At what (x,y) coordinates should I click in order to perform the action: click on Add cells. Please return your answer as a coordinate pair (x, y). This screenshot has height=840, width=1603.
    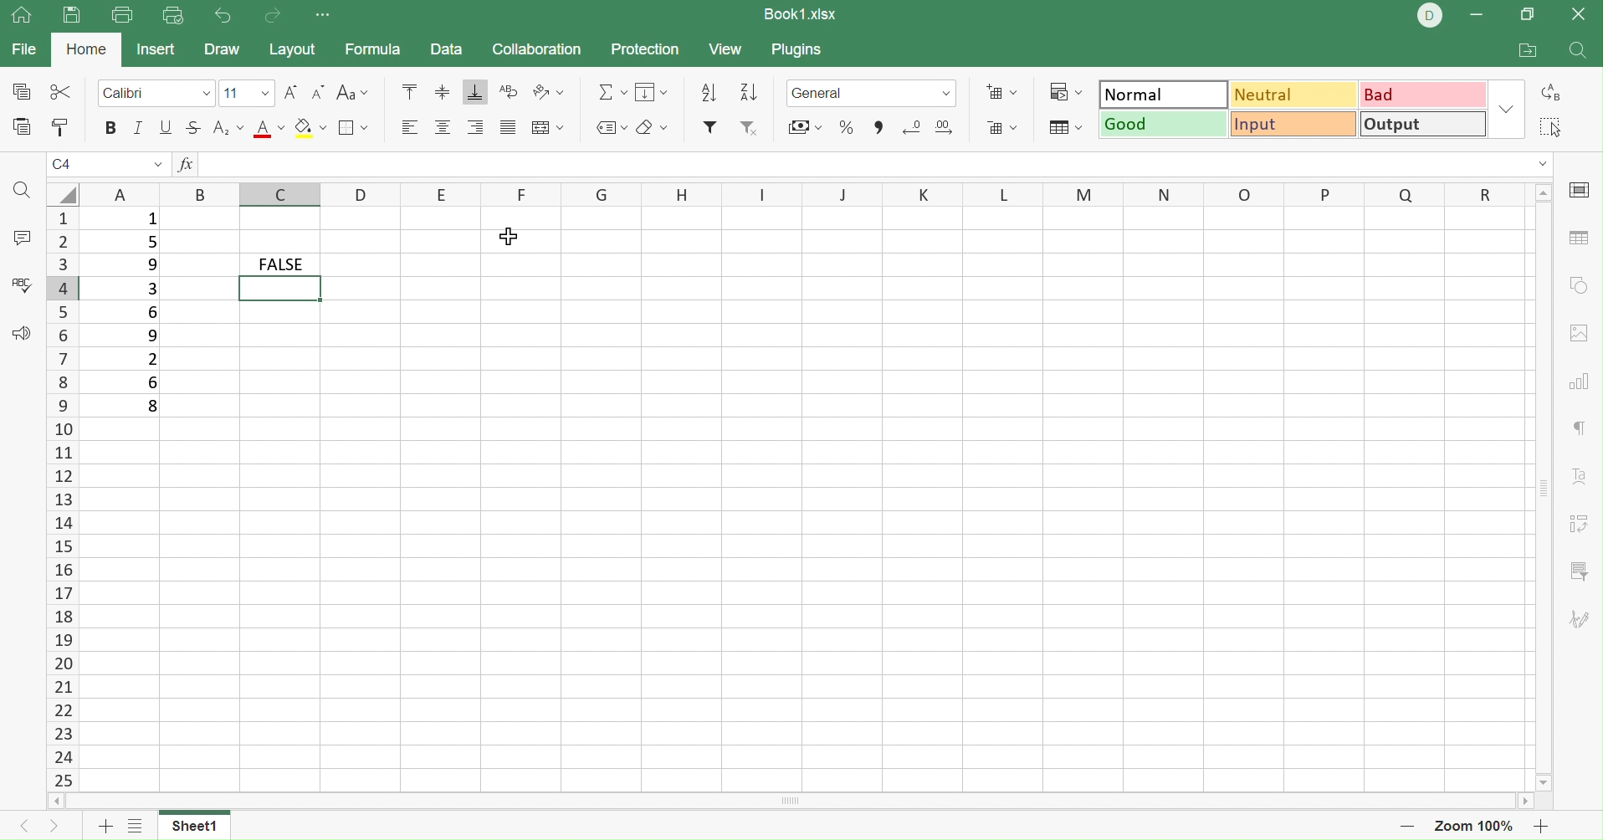
    Looking at the image, I should click on (1000, 90).